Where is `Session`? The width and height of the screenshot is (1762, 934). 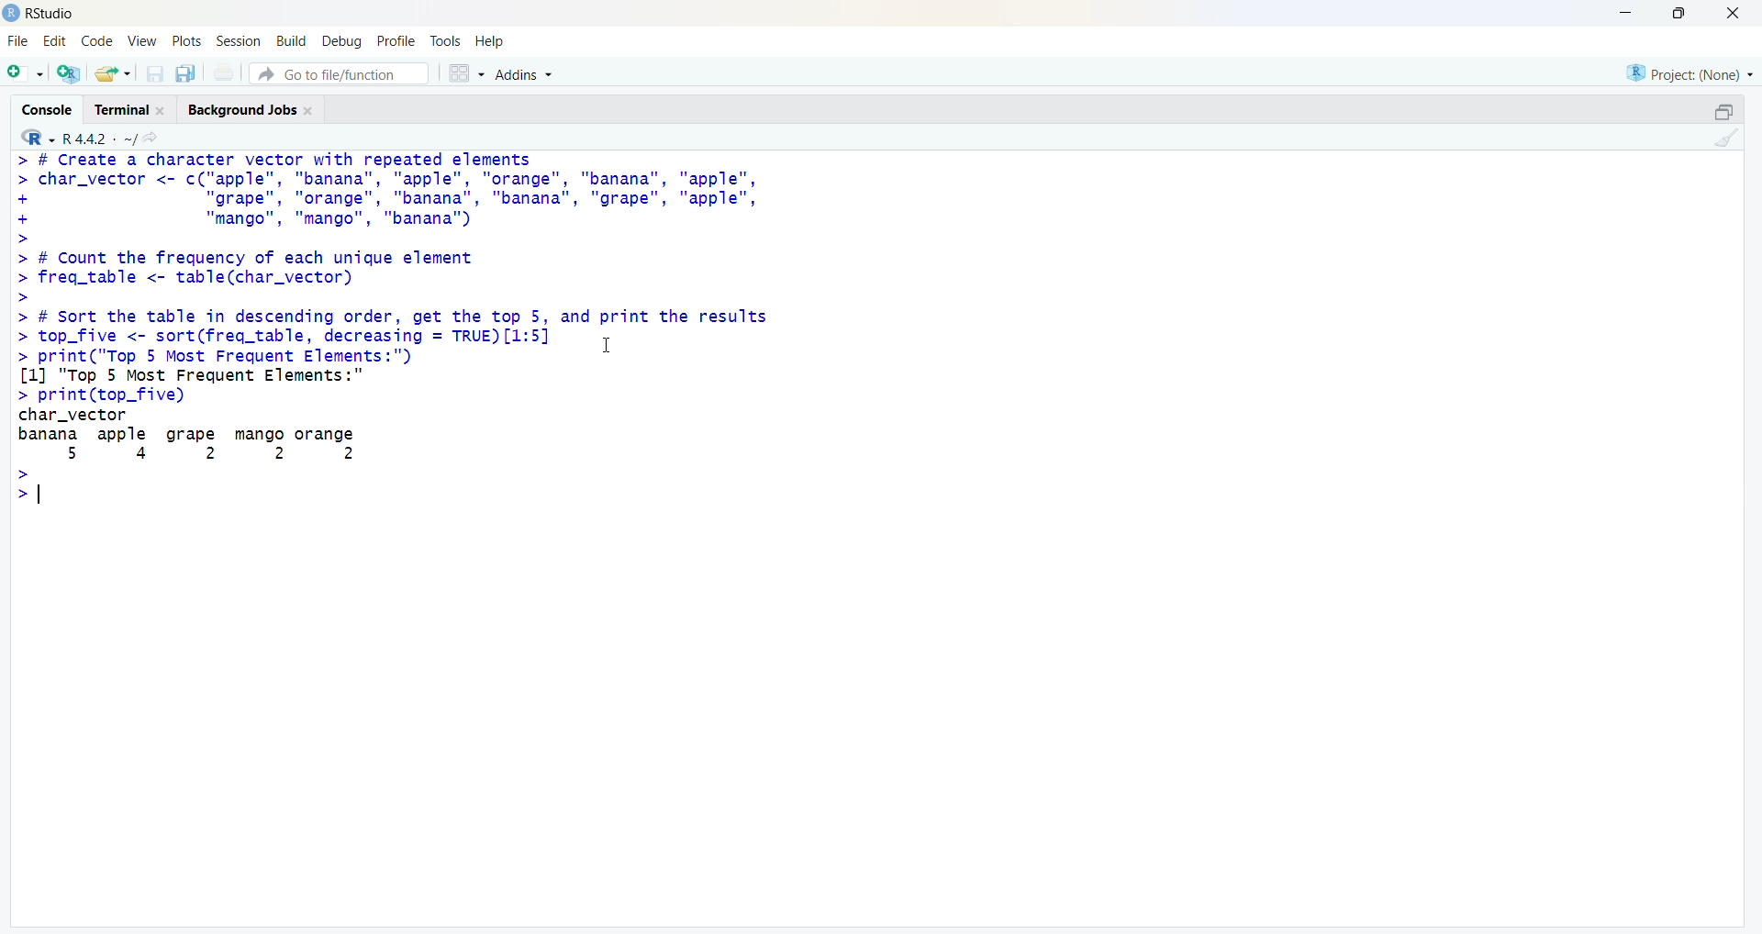
Session is located at coordinates (240, 41).